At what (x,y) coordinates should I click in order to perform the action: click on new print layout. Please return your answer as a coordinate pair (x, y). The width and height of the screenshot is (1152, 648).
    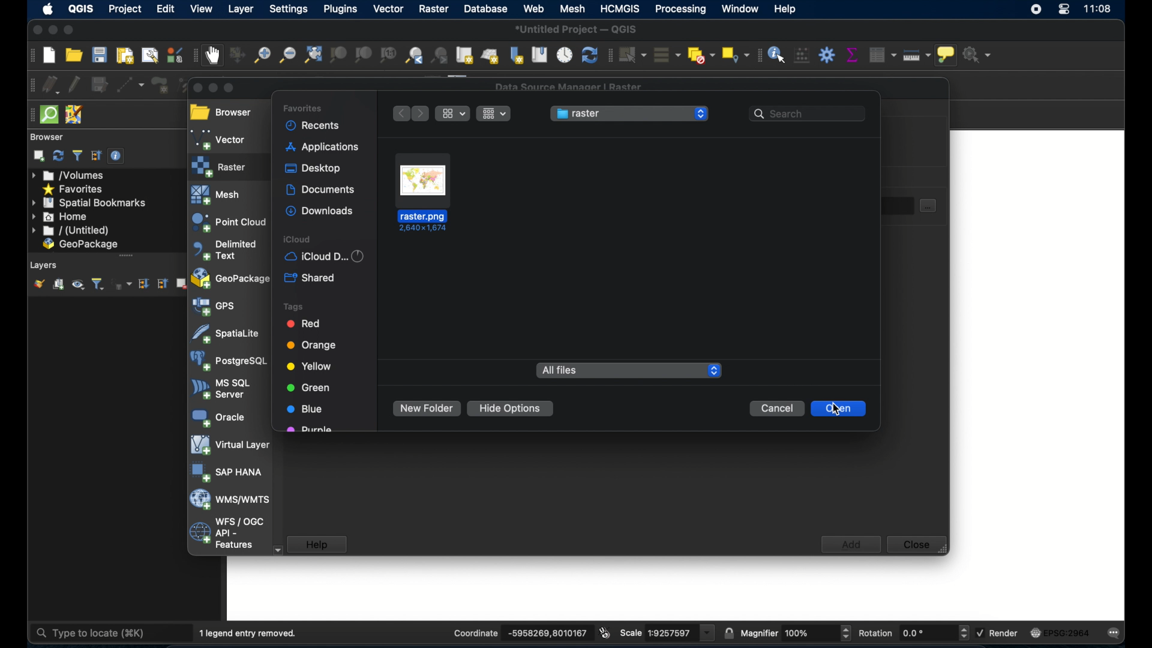
    Looking at the image, I should click on (125, 55).